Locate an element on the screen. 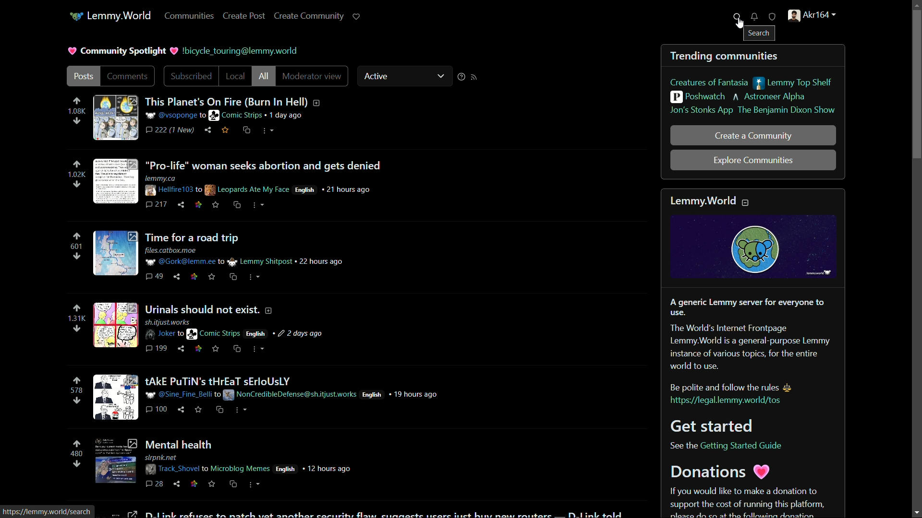  astroneer alpha is located at coordinates (772, 98).